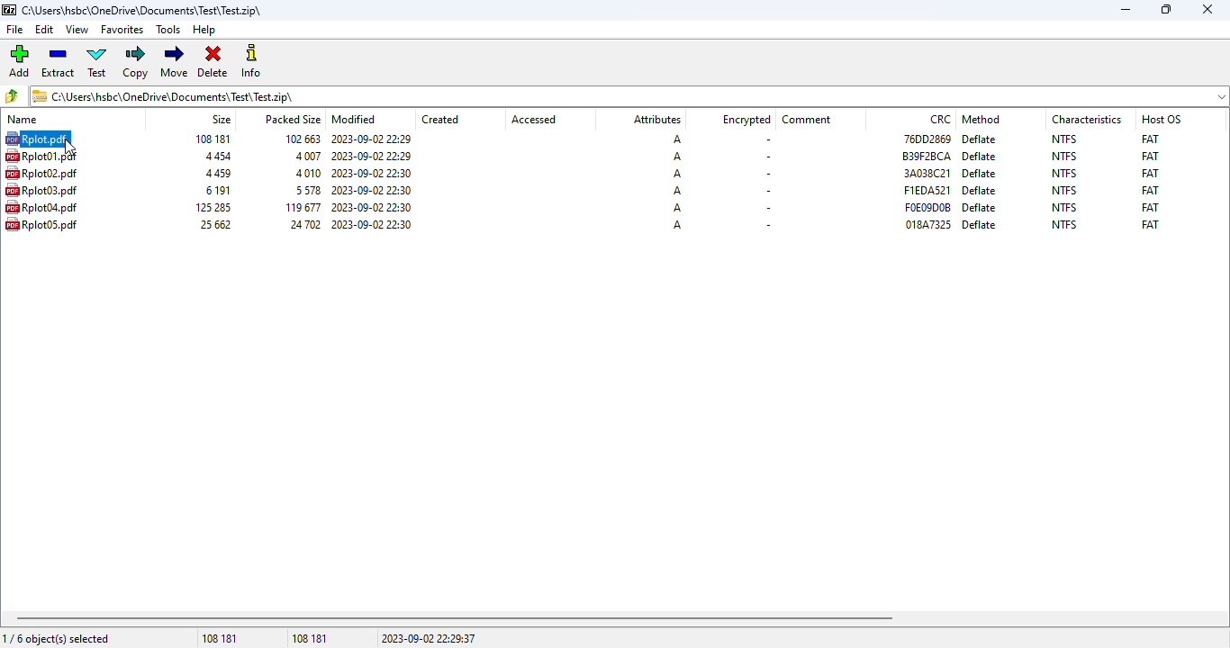 This screenshot has width=1230, height=648. I want to click on deflate, so click(981, 139).